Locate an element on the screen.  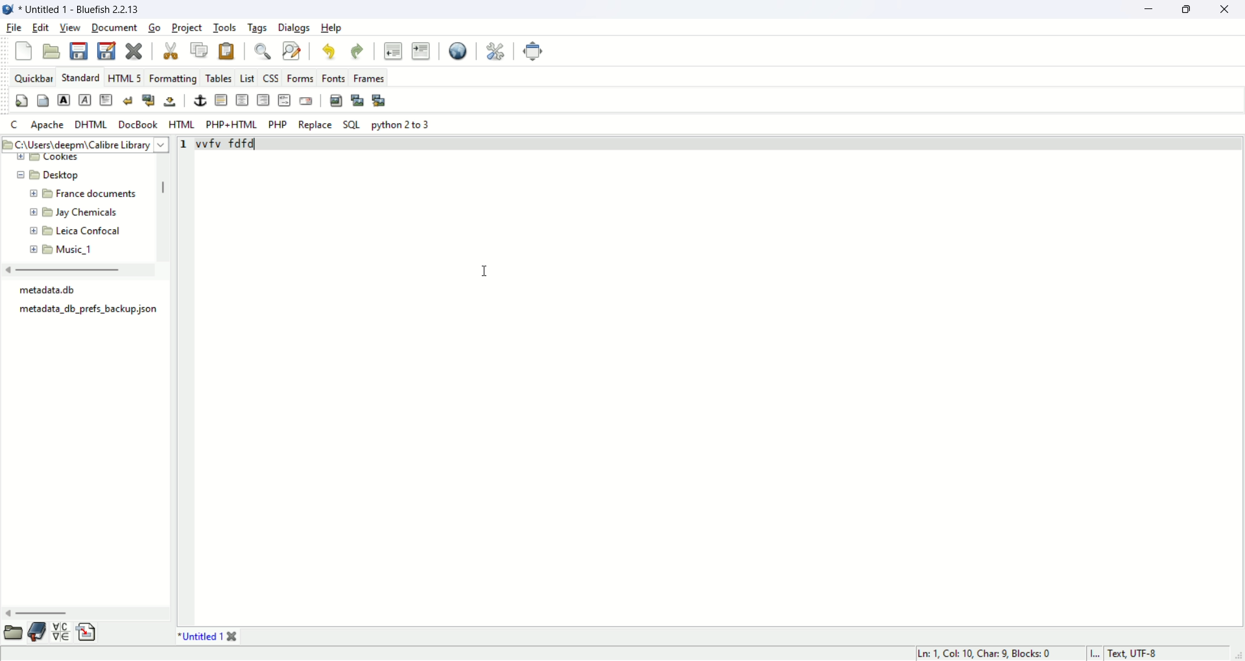
edit preferences is located at coordinates (495, 50).